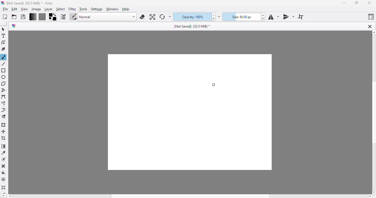 The image size is (376, 198). I want to click on opacity, so click(192, 17).